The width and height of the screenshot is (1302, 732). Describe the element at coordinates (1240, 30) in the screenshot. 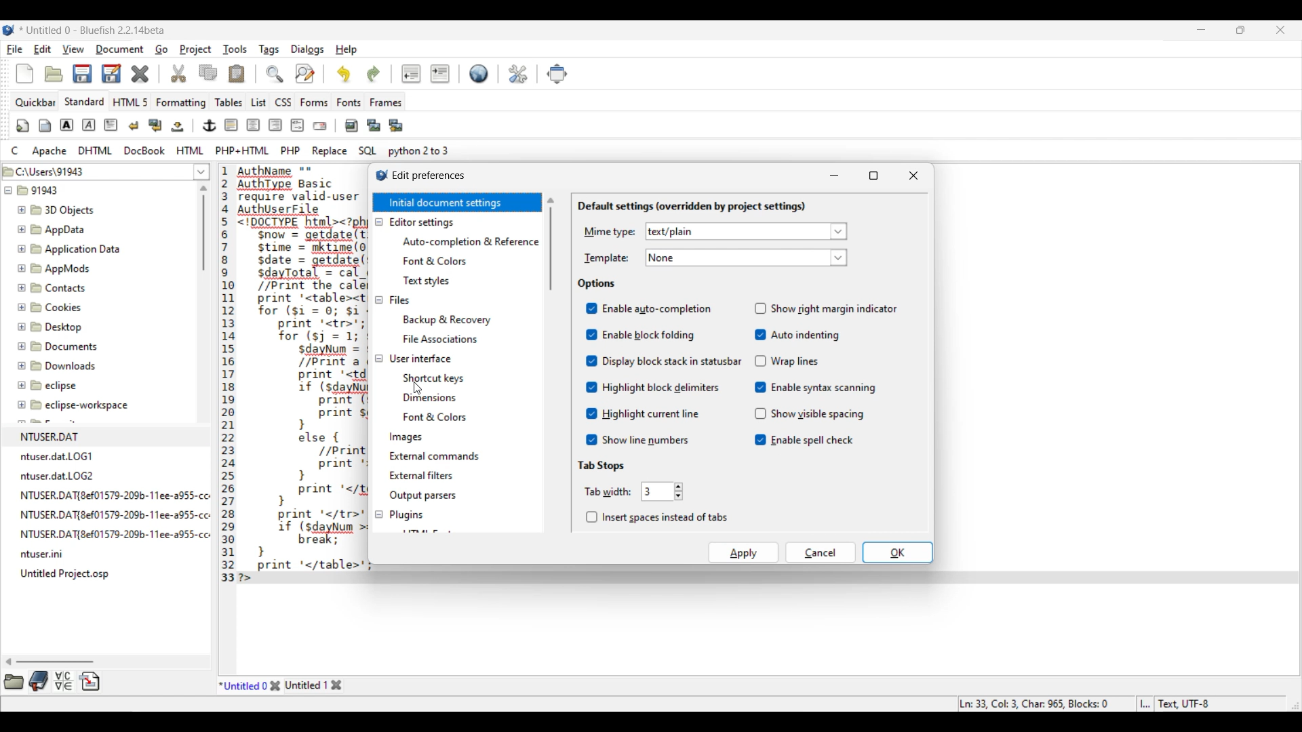

I see `Show in smaller tab` at that location.